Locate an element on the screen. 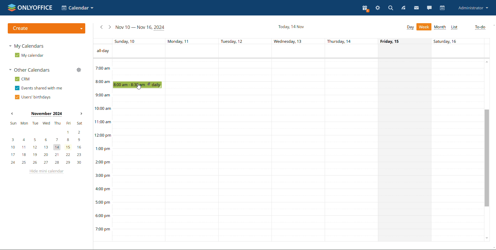 The width and height of the screenshot is (496, 250). search is located at coordinates (391, 8).